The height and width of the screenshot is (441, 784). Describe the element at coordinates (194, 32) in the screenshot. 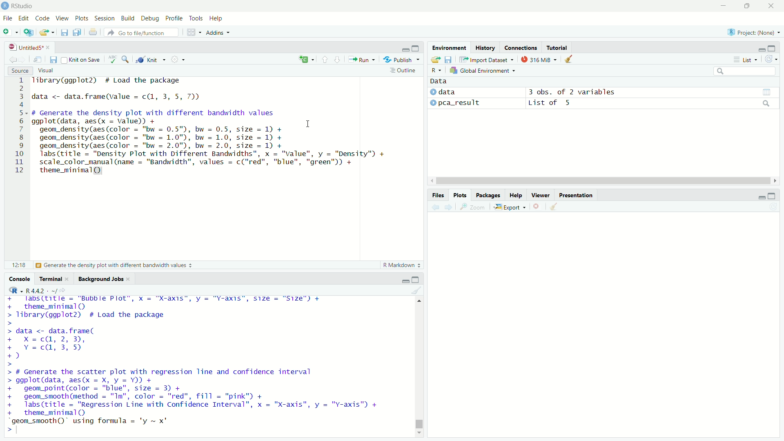

I see `Workspace panes` at that location.